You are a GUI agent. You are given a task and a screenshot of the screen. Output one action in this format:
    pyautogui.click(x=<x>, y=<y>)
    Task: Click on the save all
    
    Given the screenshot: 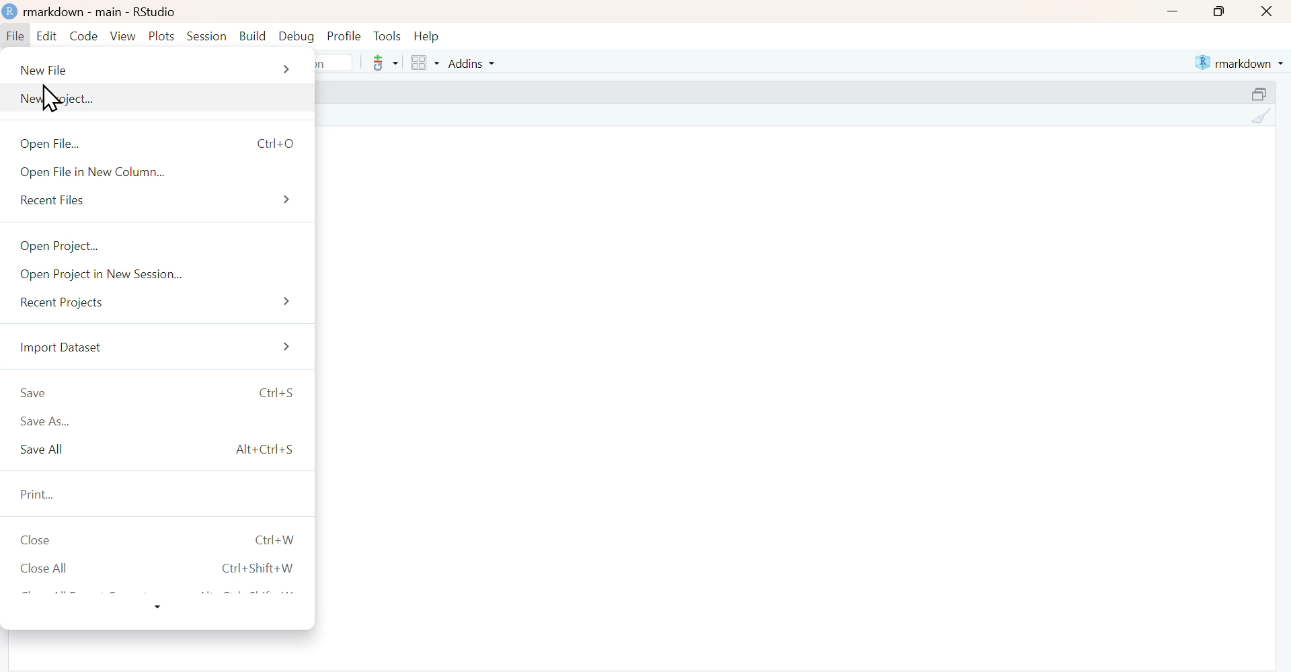 What is the action you would take?
    pyautogui.click(x=162, y=452)
    